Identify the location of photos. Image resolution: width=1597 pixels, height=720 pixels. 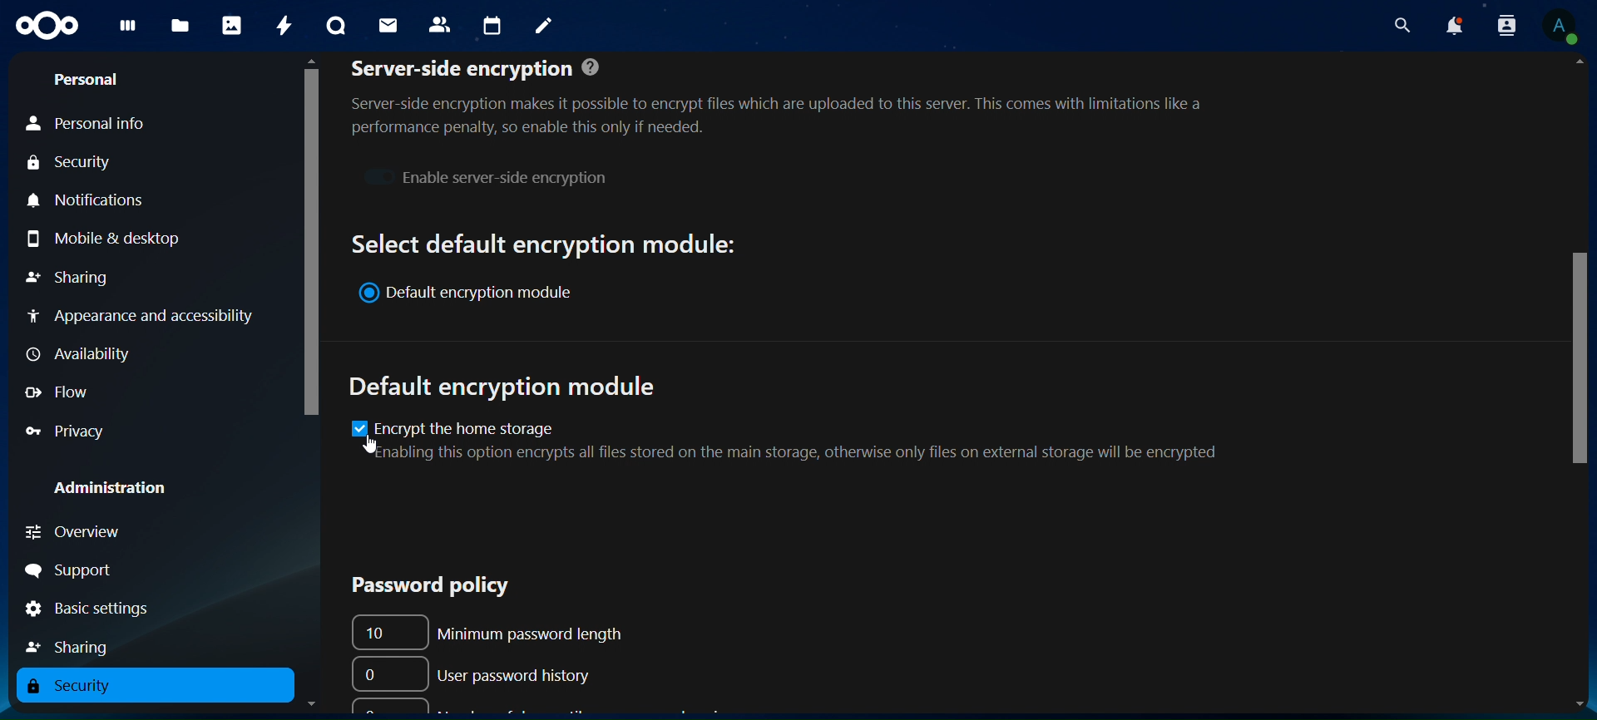
(231, 25).